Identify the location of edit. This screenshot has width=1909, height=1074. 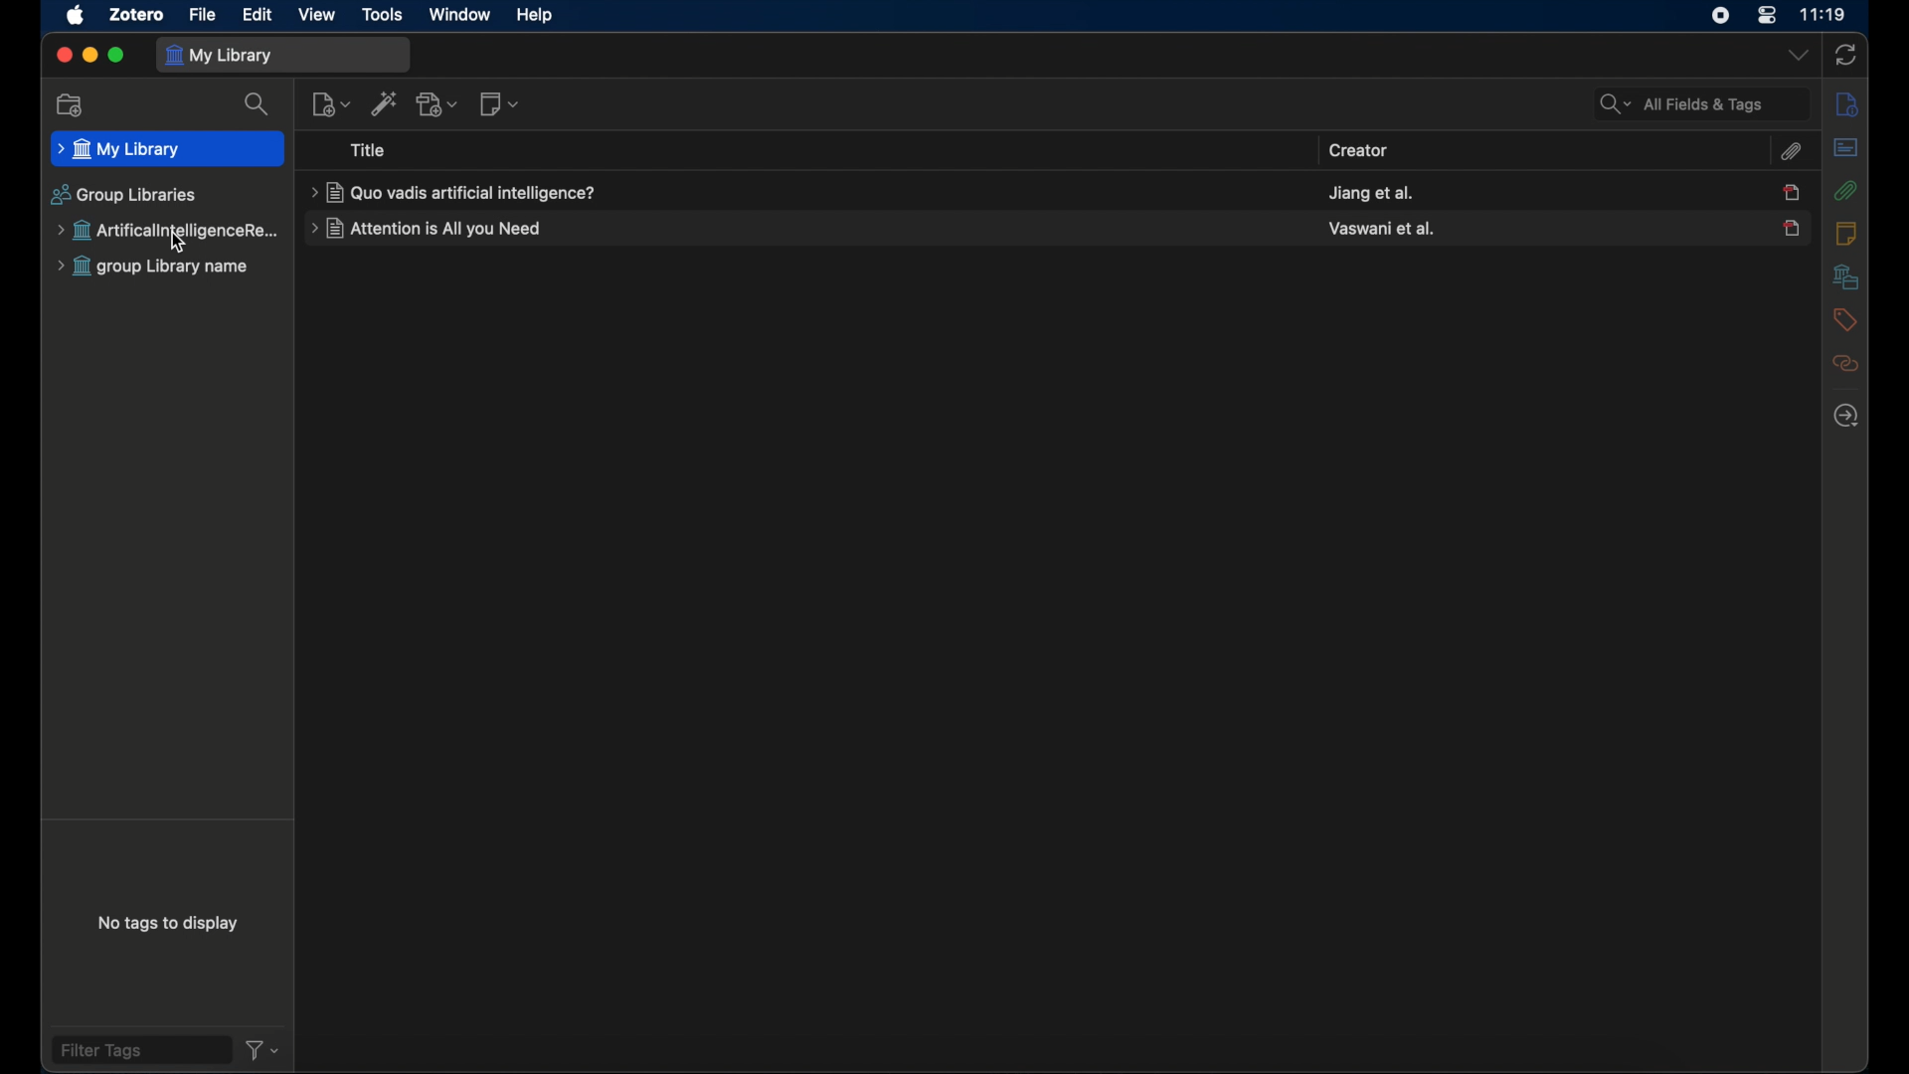
(259, 14).